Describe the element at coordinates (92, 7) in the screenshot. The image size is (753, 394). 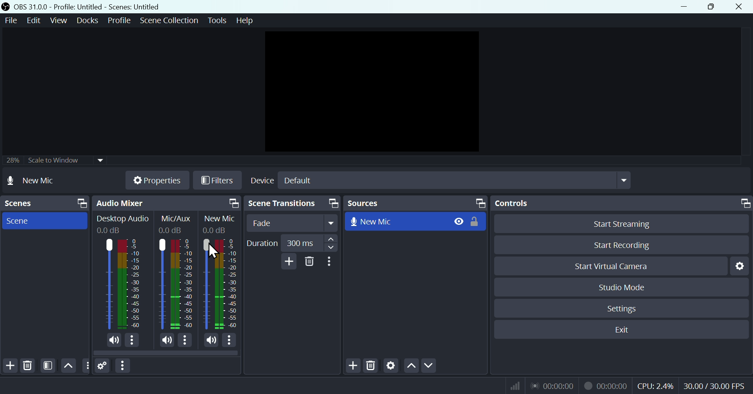
I see `OBS 31.0 .0 profile: untitled scenes: untitled` at that location.